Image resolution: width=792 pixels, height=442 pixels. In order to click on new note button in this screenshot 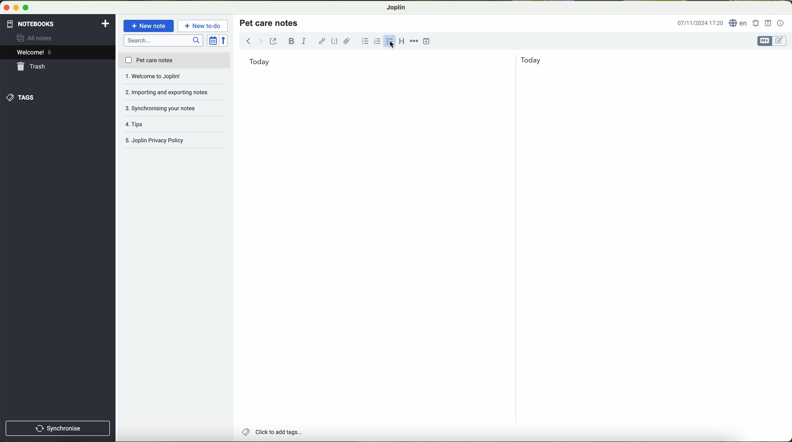, I will do `click(149, 26)`.